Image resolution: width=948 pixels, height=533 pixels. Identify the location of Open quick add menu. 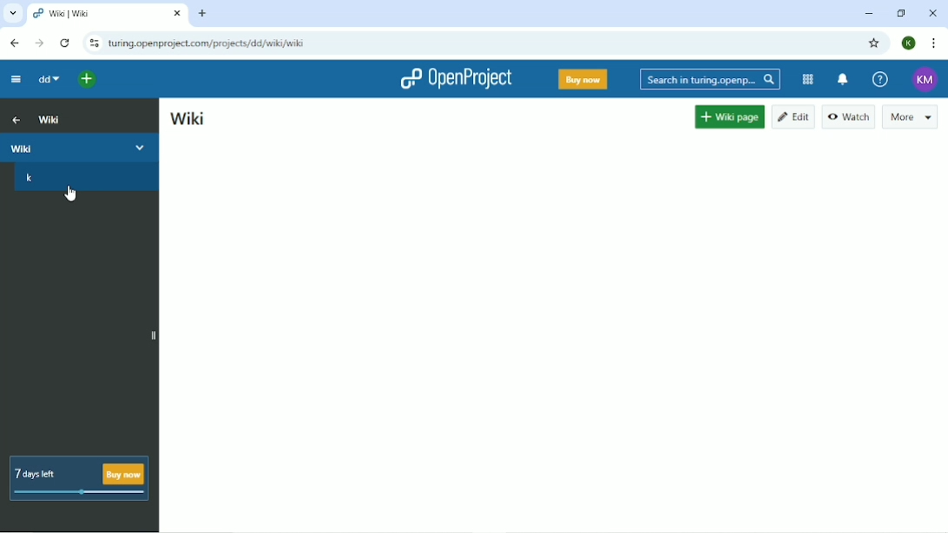
(84, 78).